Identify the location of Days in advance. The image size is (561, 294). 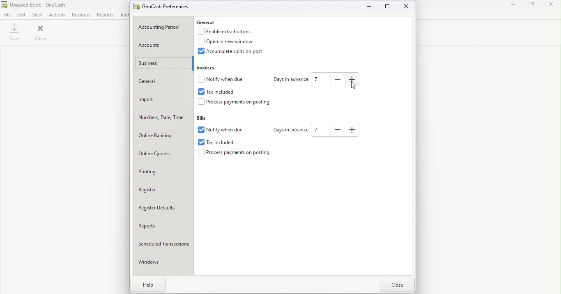
(290, 129).